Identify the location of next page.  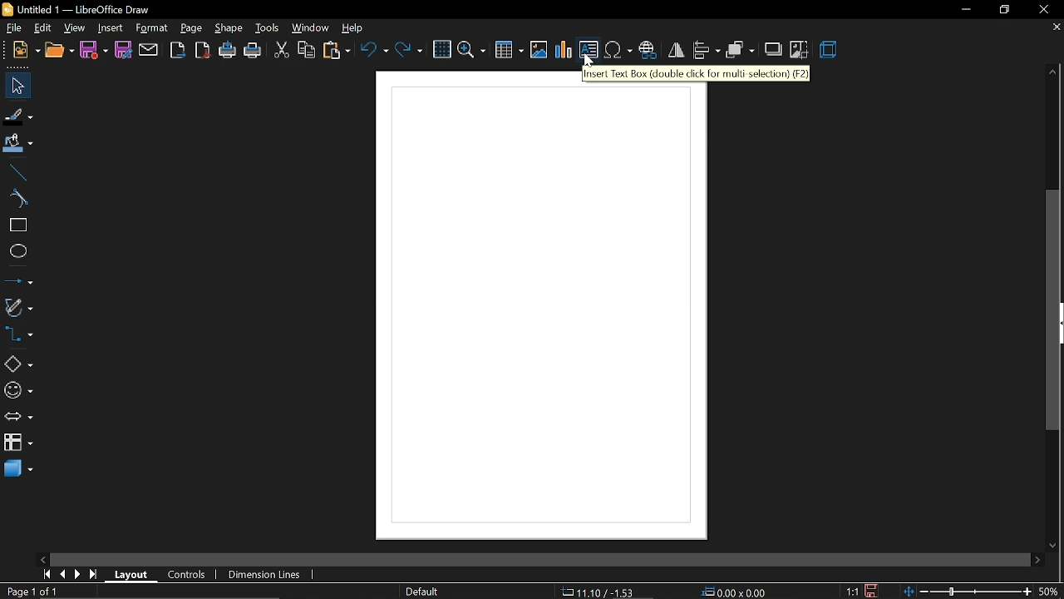
(78, 574).